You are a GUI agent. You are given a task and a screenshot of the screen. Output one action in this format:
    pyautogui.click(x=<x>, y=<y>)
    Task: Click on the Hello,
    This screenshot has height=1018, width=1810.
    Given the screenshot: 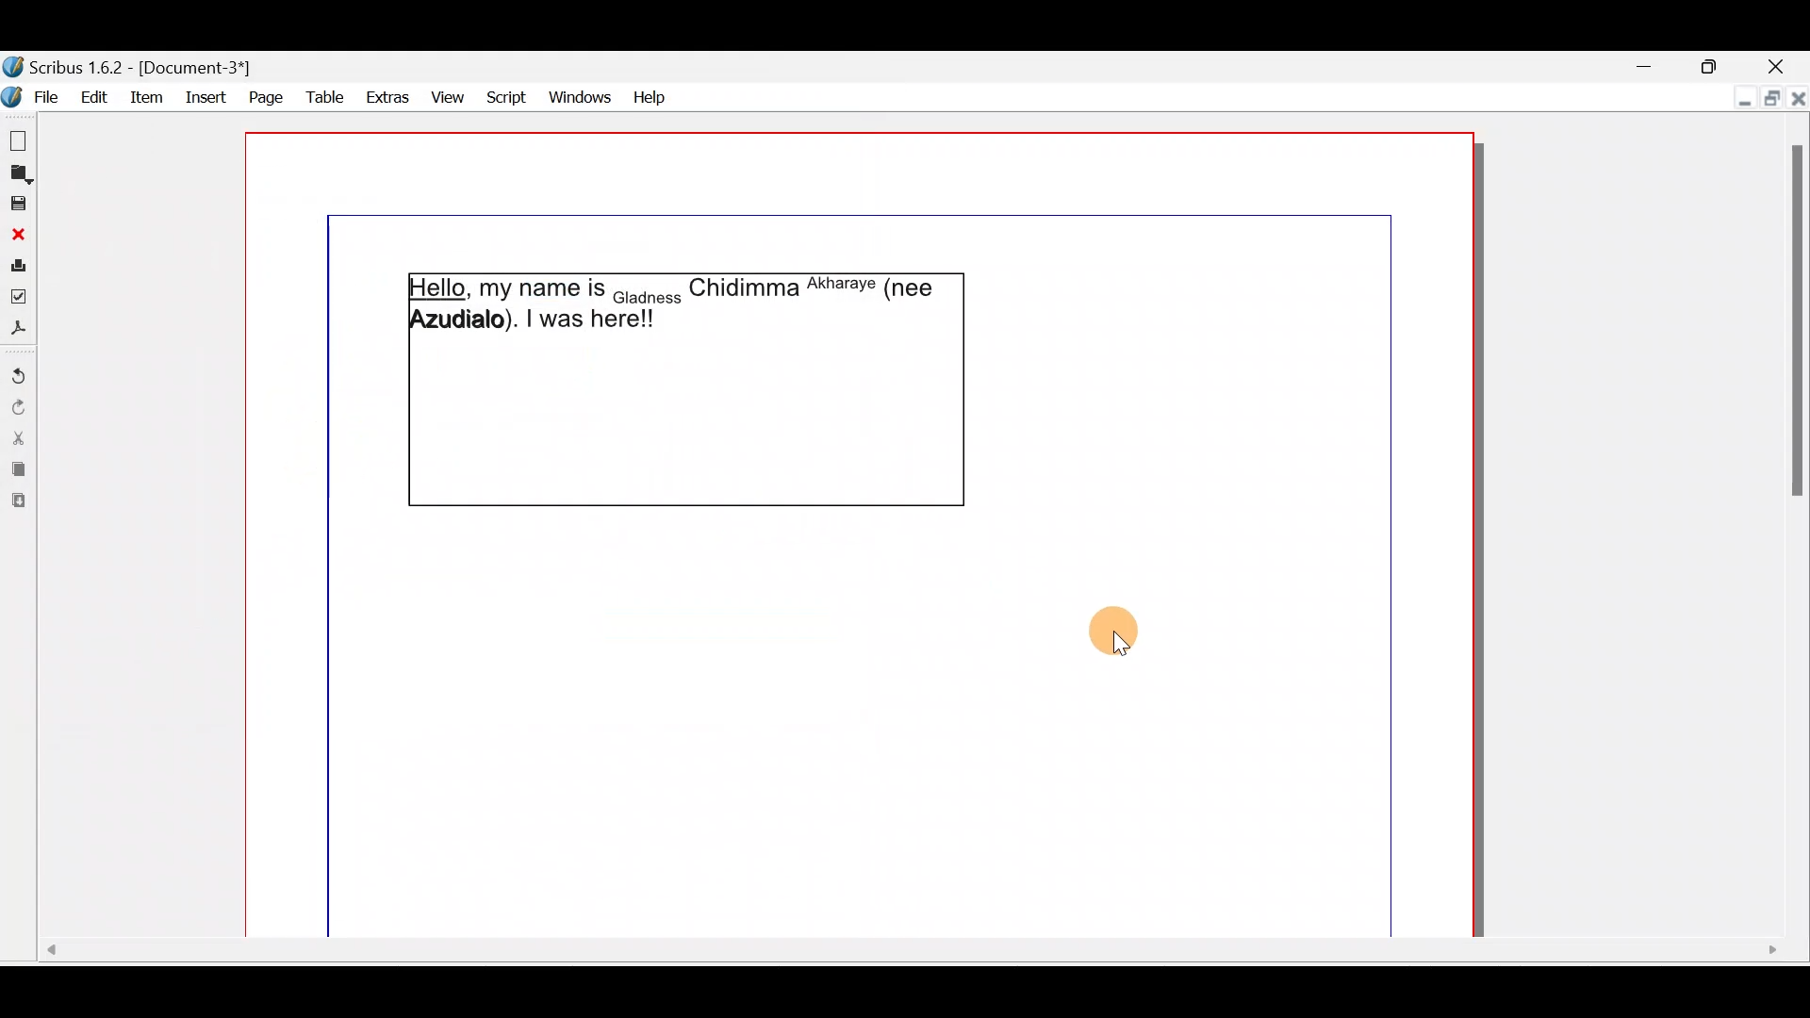 What is the action you would take?
    pyautogui.click(x=438, y=289)
    